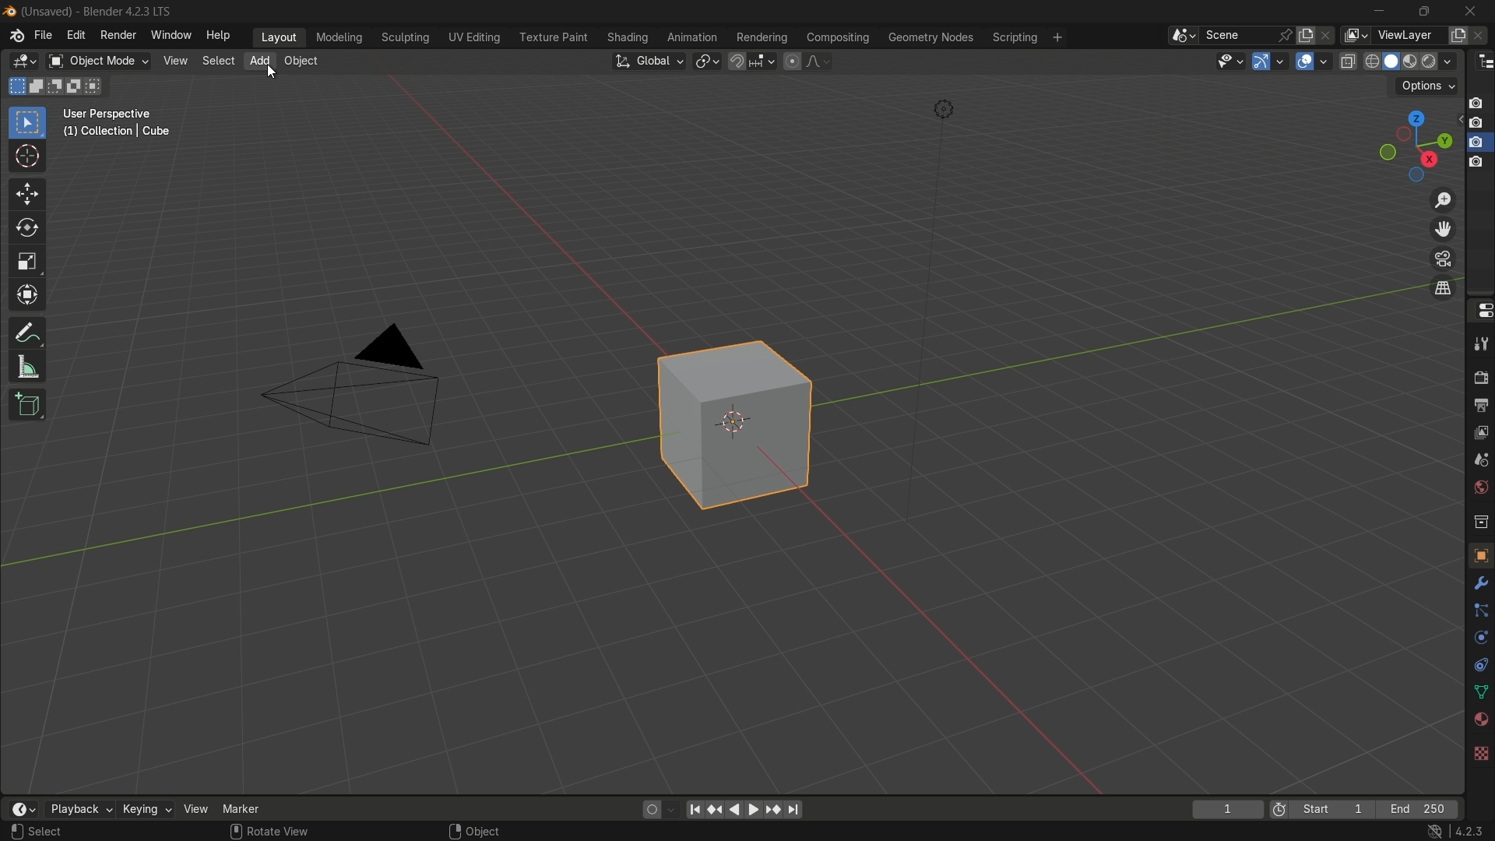  Describe the element at coordinates (16, 832) in the screenshot. I see `mouse left click` at that location.